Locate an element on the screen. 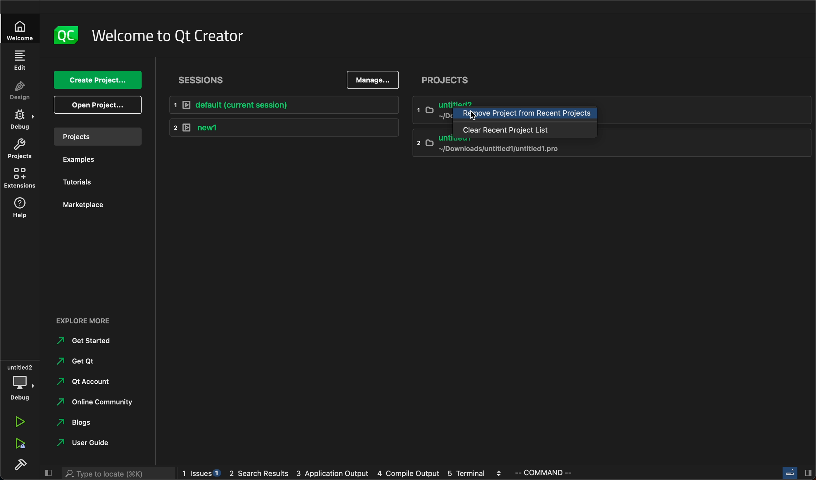  blogs is located at coordinates (94, 423).